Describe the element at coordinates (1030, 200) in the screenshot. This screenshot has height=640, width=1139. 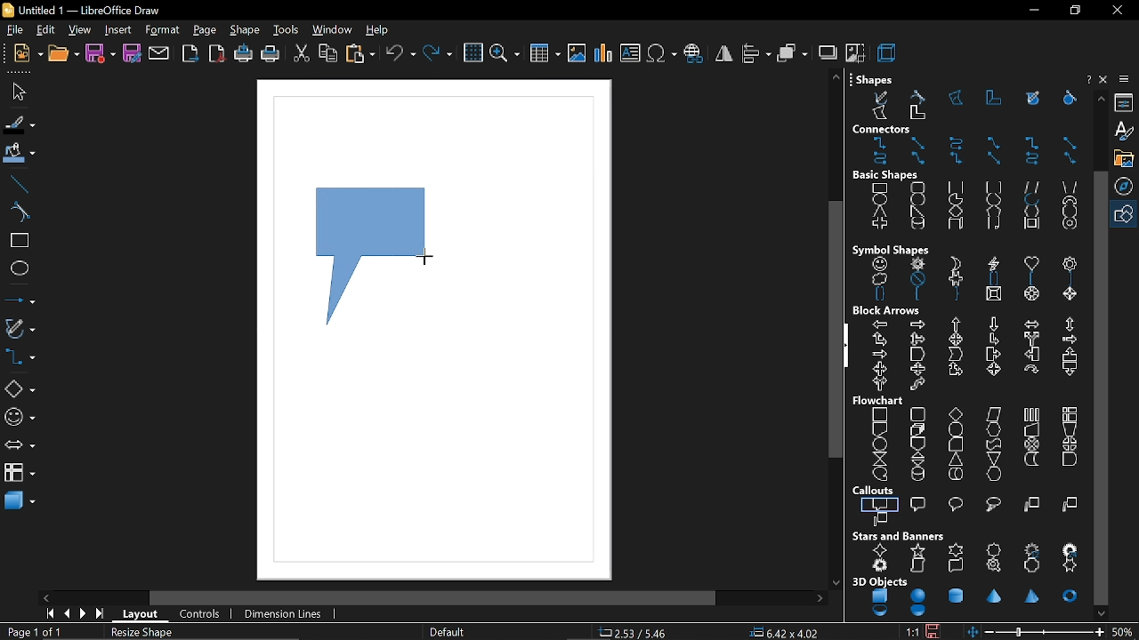
I see `arc` at that location.